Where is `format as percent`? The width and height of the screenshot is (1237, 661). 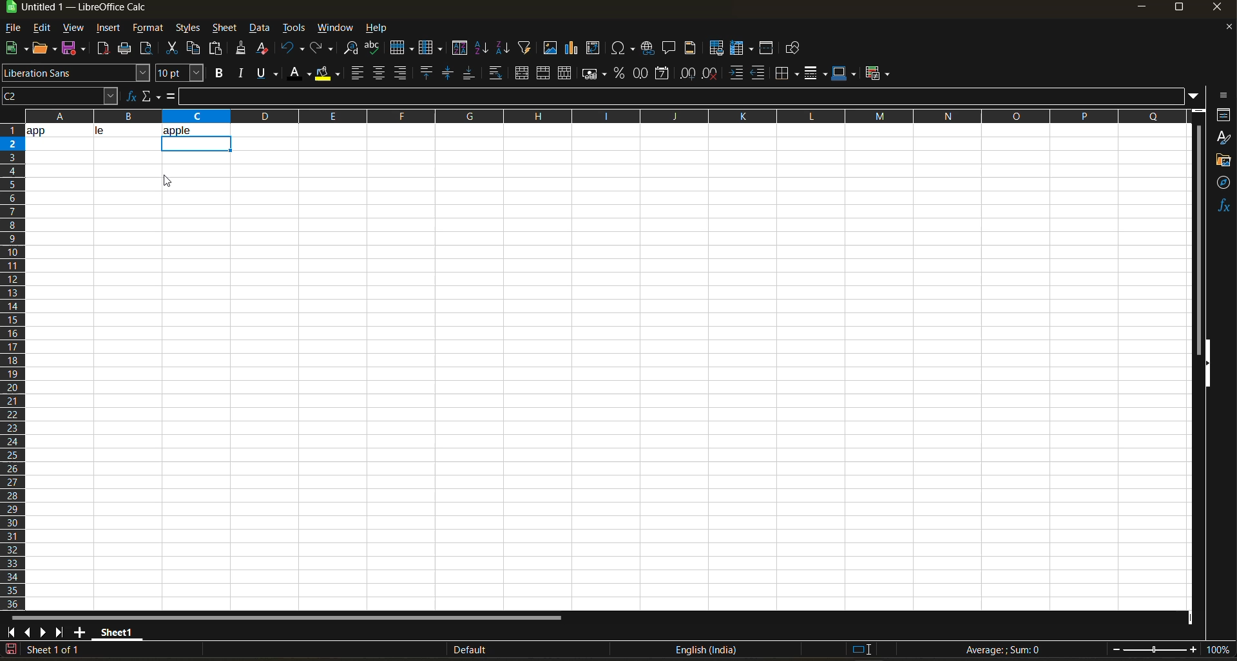
format as percent is located at coordinates (621, 73).